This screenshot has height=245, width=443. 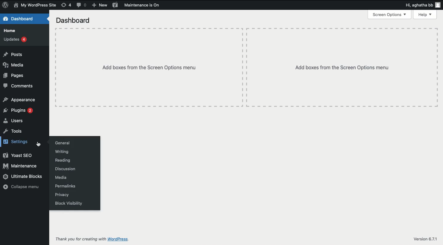 What do you see at coordinates (21, 167) in the screenshot?
I see `maintenance ` at bounding box center [21, 167].